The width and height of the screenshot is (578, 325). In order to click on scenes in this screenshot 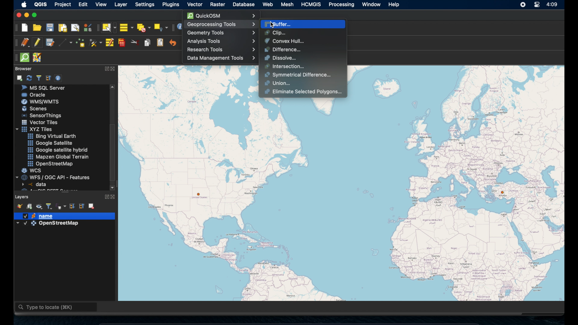, I will do `click(37, 109)`.